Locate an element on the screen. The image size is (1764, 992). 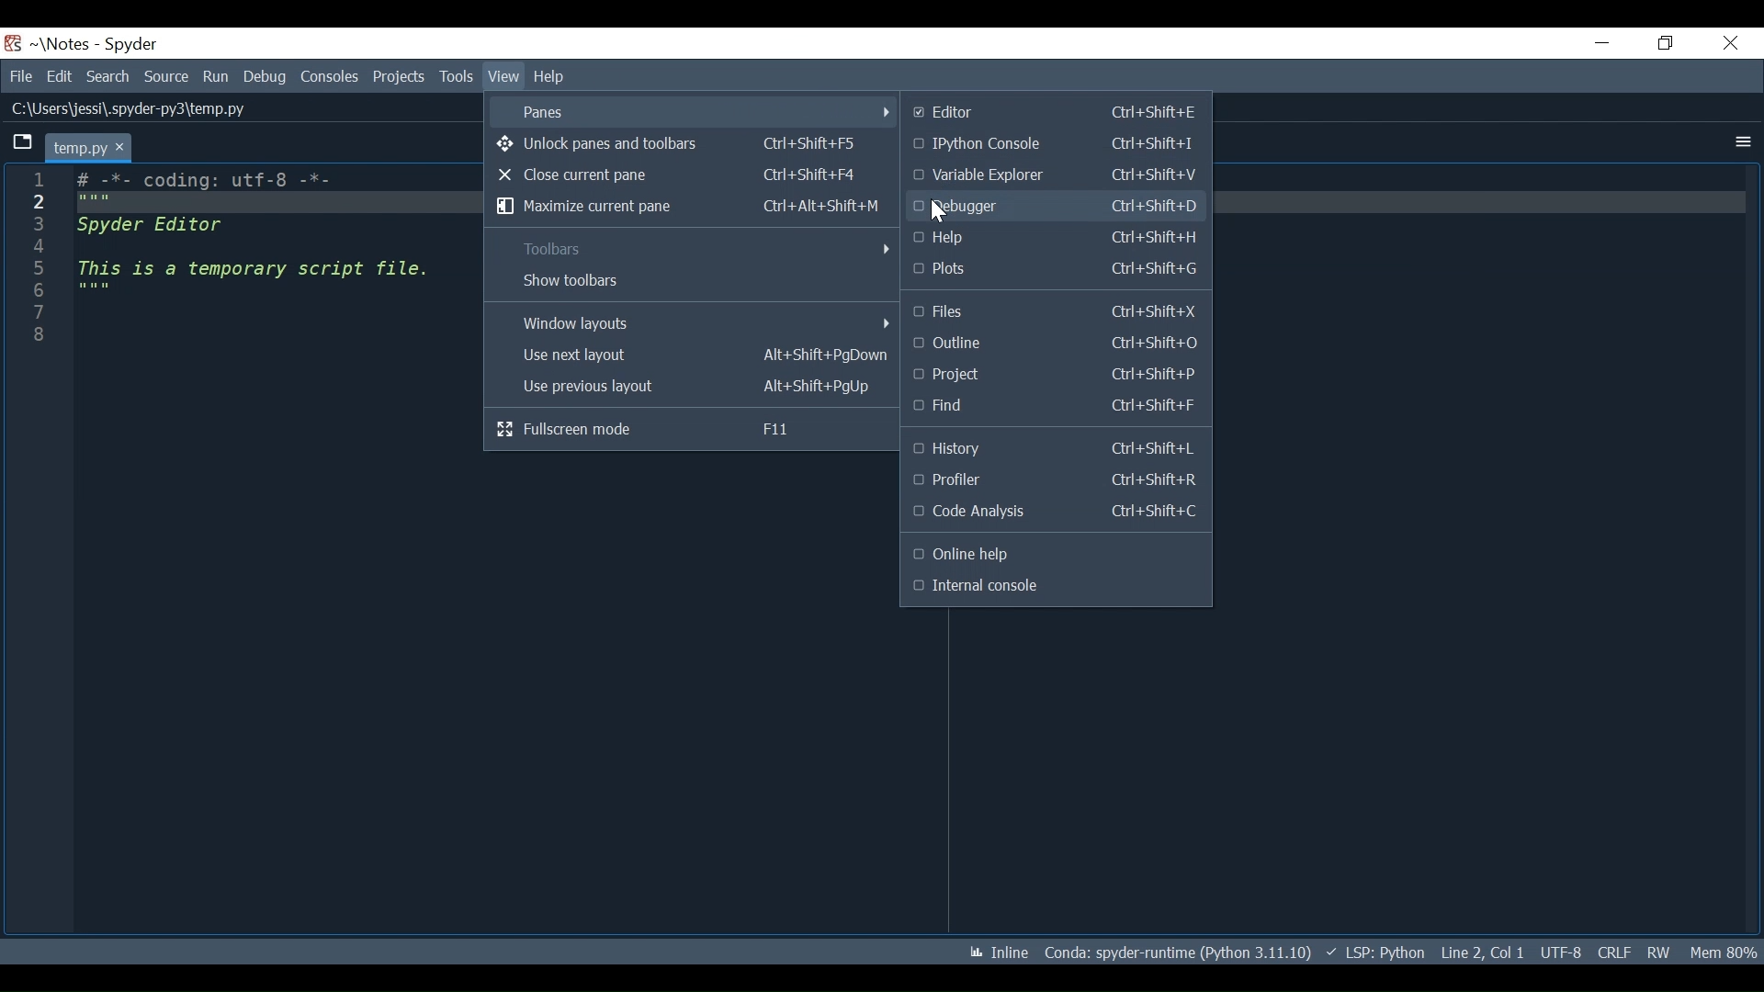
Cursor is located at coordinates (938, 209).